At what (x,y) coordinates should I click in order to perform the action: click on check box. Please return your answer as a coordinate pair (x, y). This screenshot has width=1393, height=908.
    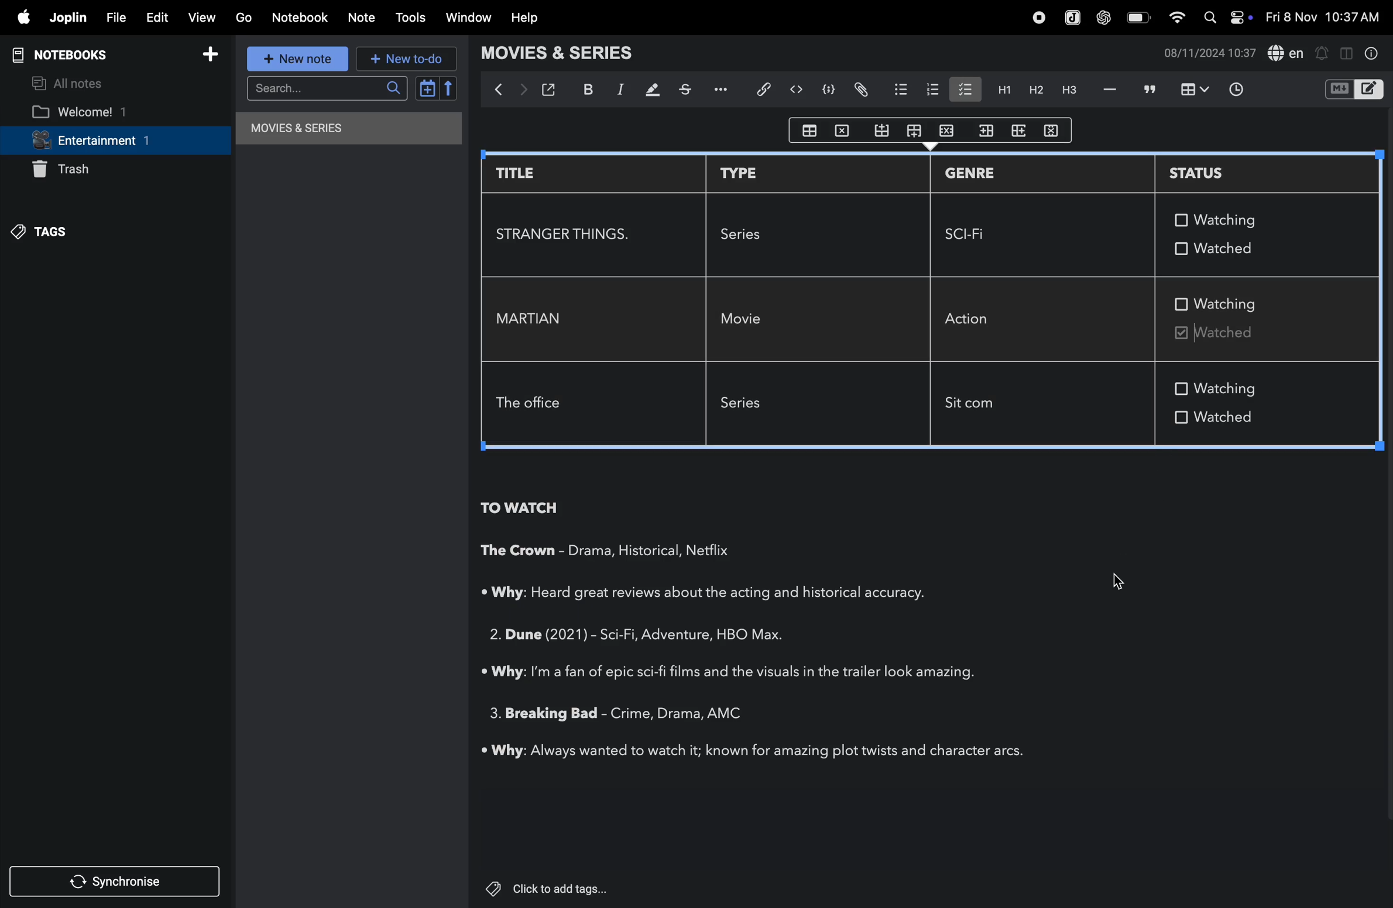
    Looking at the image, I should click on (1181, 416).